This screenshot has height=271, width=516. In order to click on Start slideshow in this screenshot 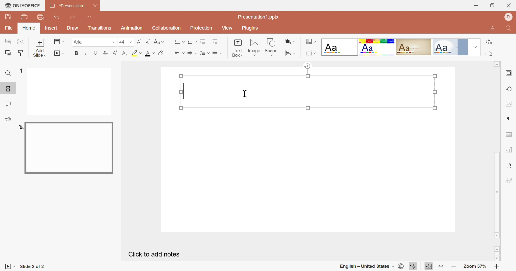, I will do `click(59, 54)`.